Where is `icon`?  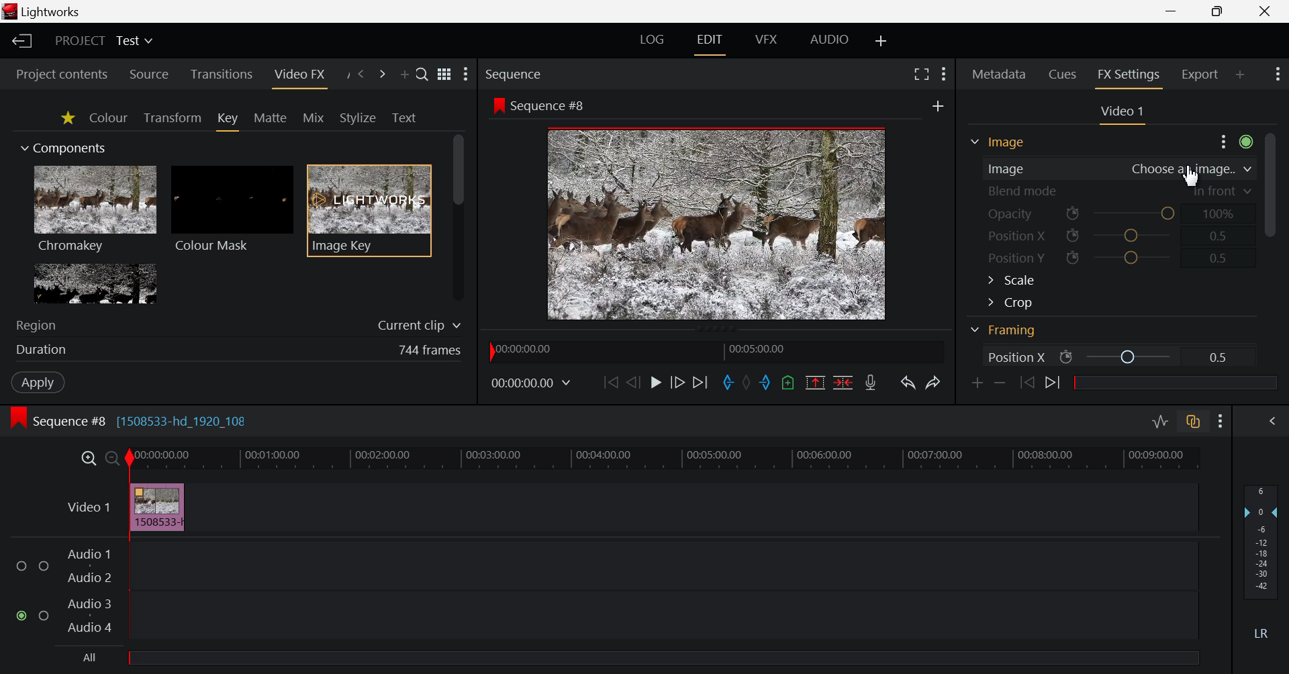 icon is located at coordinates (1067, 356).